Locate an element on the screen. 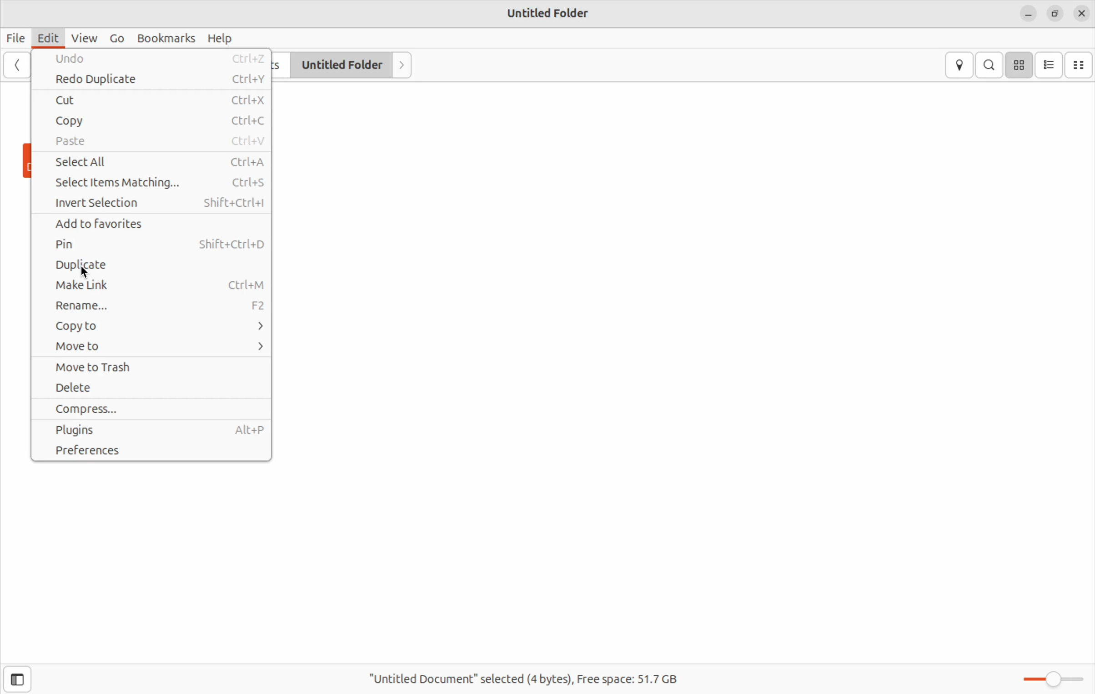 This screenshot has width=1095, height=694. Untitled Folder is located at coordinates (549, 13).